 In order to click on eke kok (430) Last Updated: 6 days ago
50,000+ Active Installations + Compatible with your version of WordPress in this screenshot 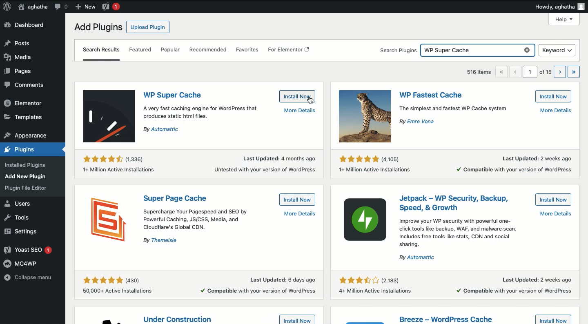, I will do `click(198, 284)`.